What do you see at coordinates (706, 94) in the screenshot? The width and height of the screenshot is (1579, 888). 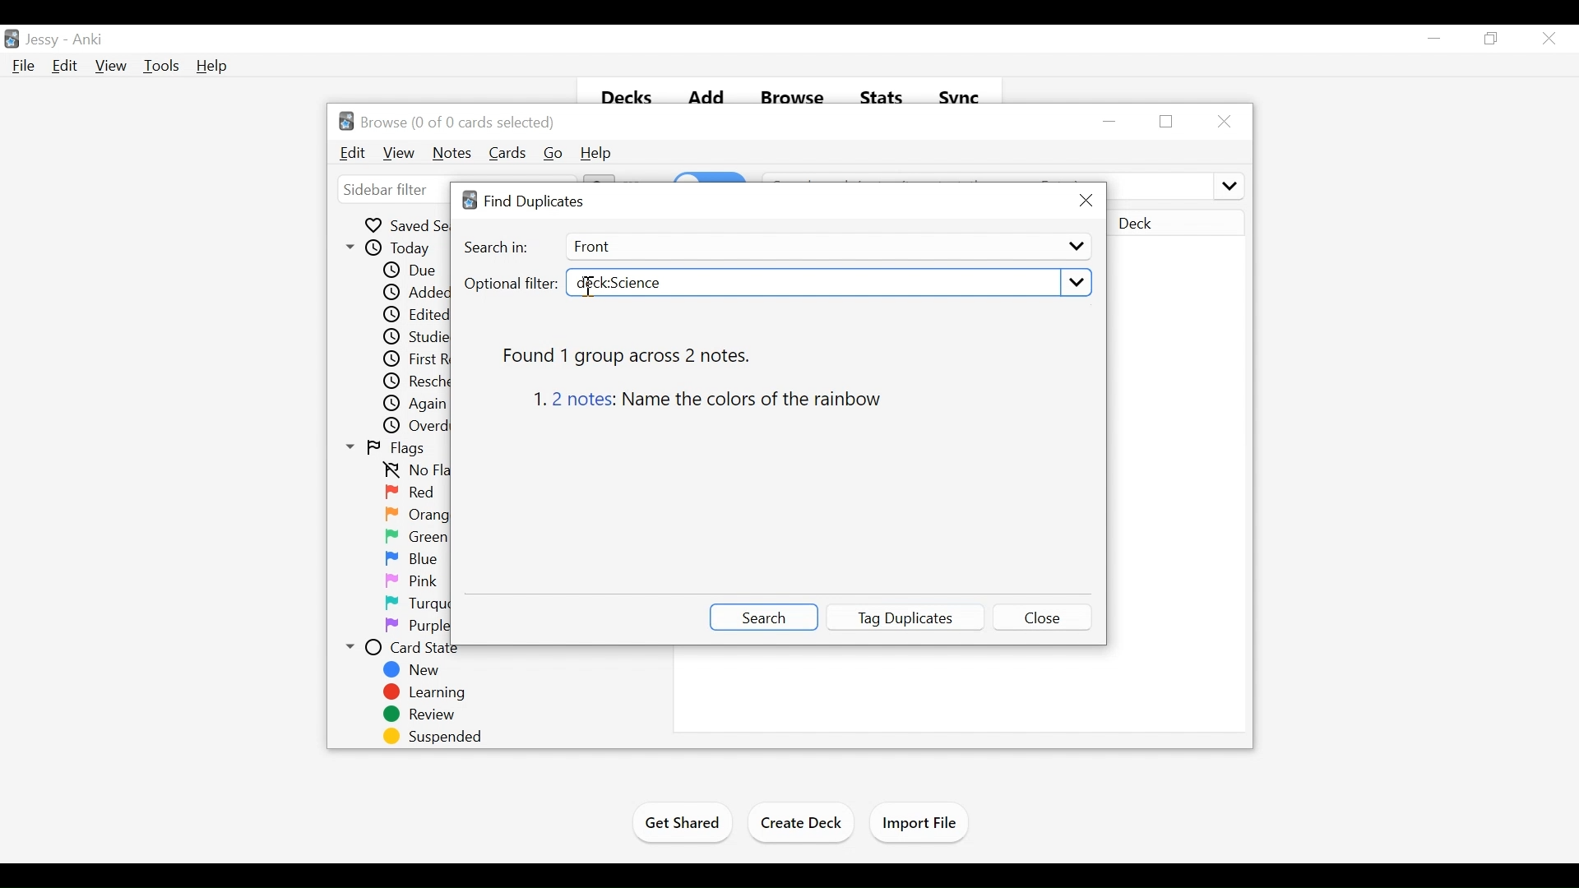 I see `Add` at bounding box center [706, 94].